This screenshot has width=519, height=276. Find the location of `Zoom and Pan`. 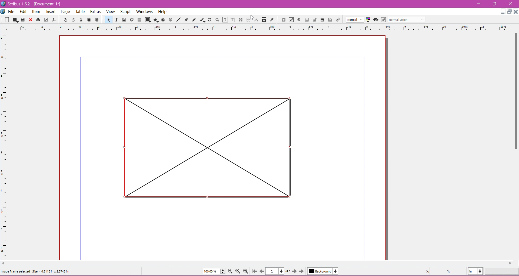

Zoom and Pan is located at coordinates (217, 20).